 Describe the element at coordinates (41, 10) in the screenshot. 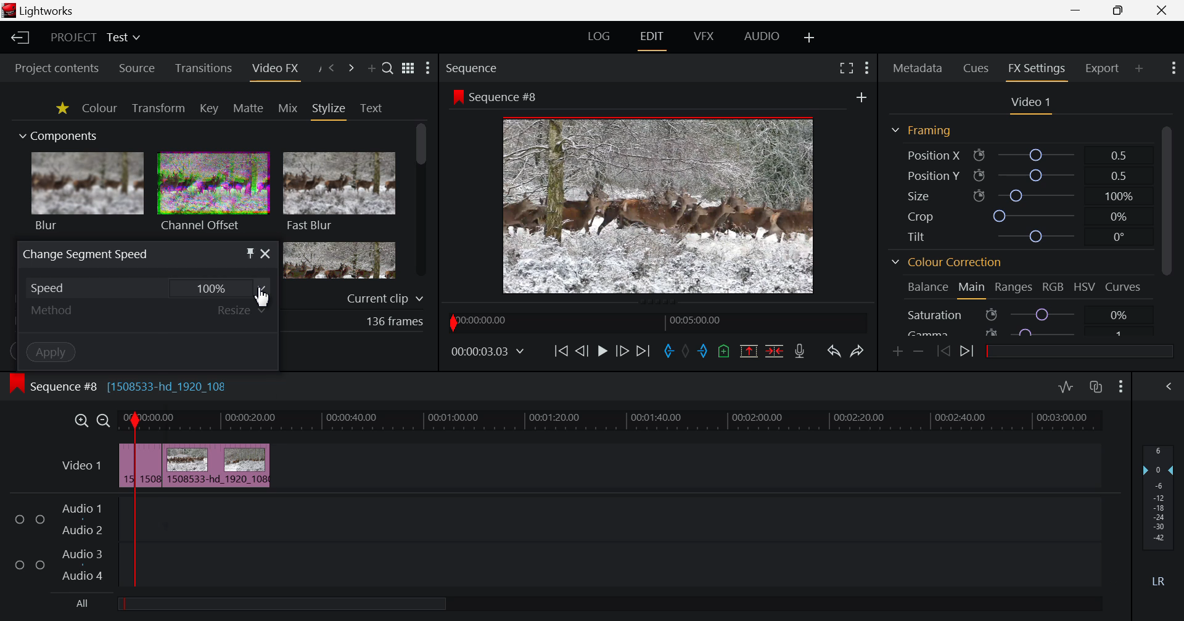

I see `Lightworks` at that location.